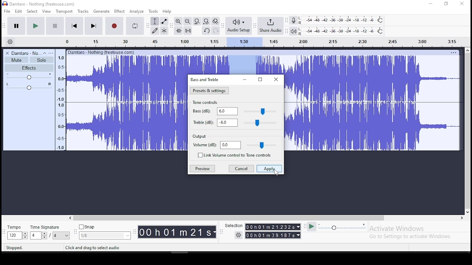 The image size is (472, 265). I want to click on zoom in, so click(178, 21).